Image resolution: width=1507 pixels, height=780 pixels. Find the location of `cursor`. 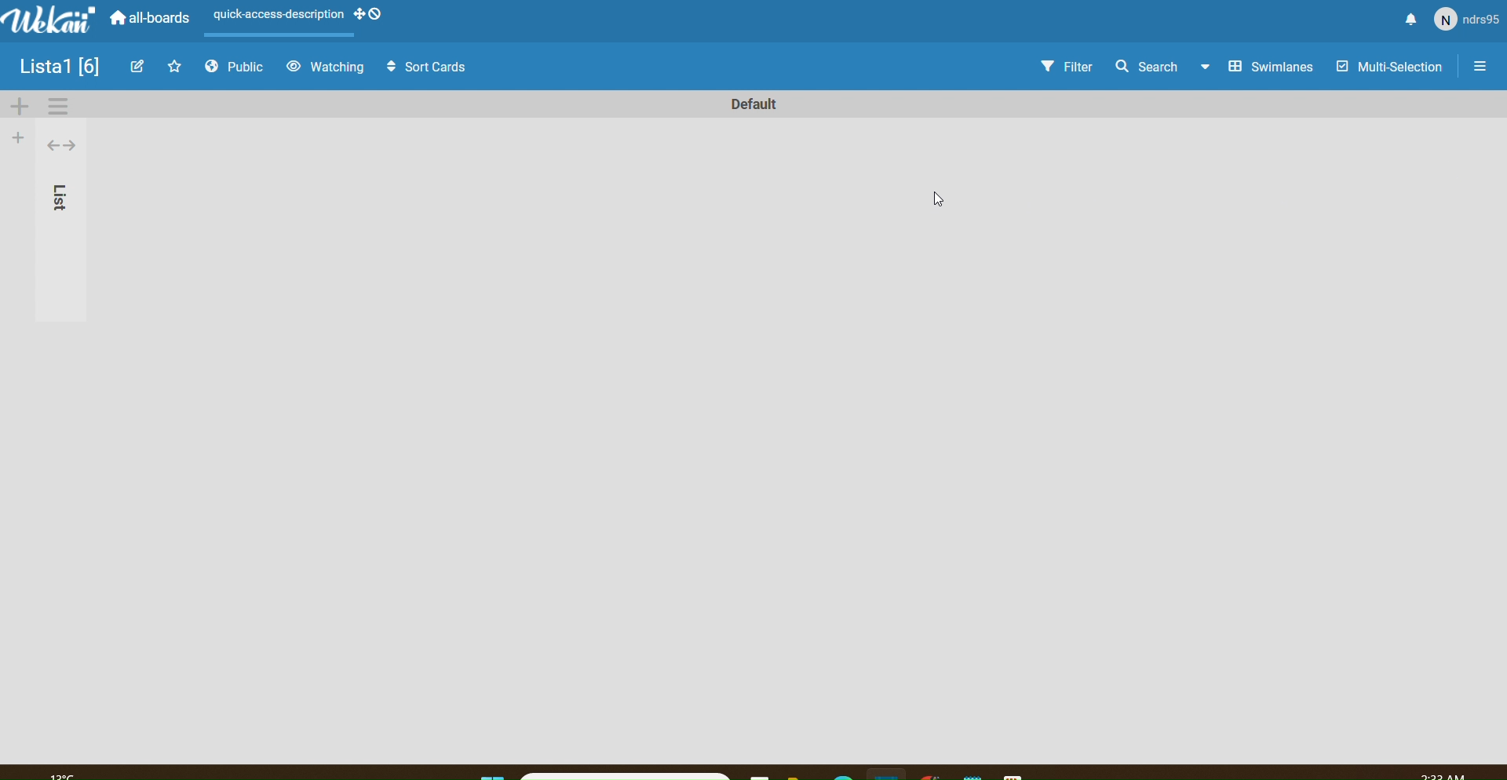

cursor is located at coordinates (940, 199).